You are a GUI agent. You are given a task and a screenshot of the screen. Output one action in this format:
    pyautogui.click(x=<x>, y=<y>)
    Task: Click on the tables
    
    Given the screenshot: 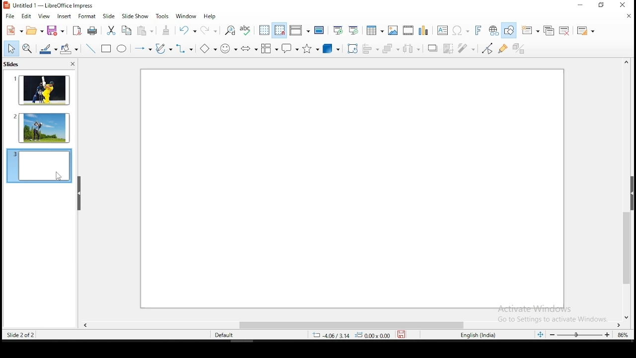 What is the action you would take?
    pyautogui.click(x=374, y=29)
    